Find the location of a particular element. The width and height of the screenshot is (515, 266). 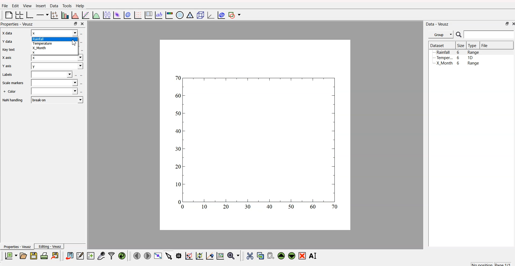

maximize is located at coordinates (506, 24).